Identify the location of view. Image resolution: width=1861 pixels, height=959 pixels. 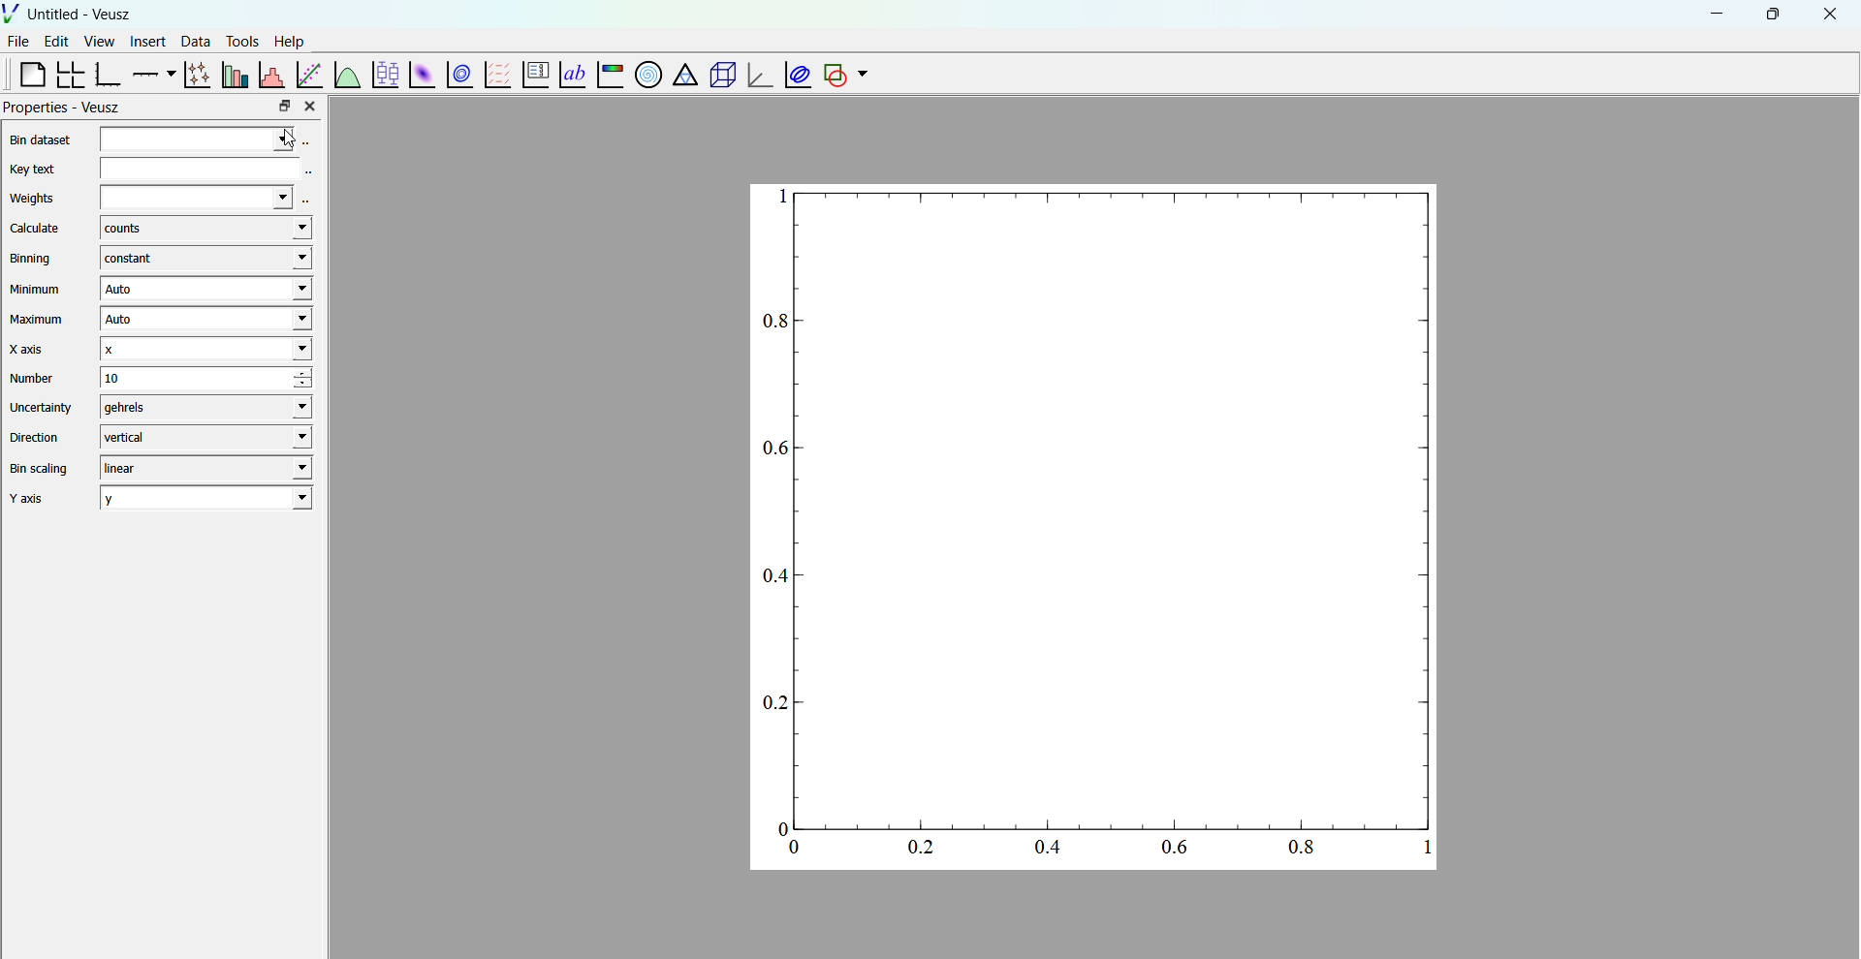
(99, 44).